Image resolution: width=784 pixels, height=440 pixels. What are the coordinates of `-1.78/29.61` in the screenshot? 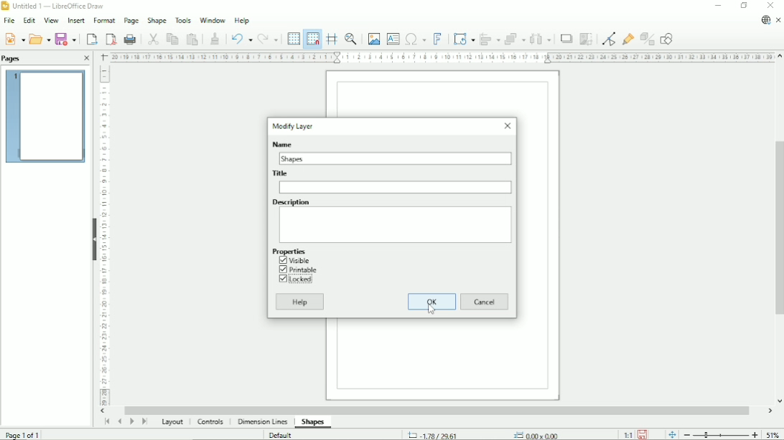 It's located at (439, 434).